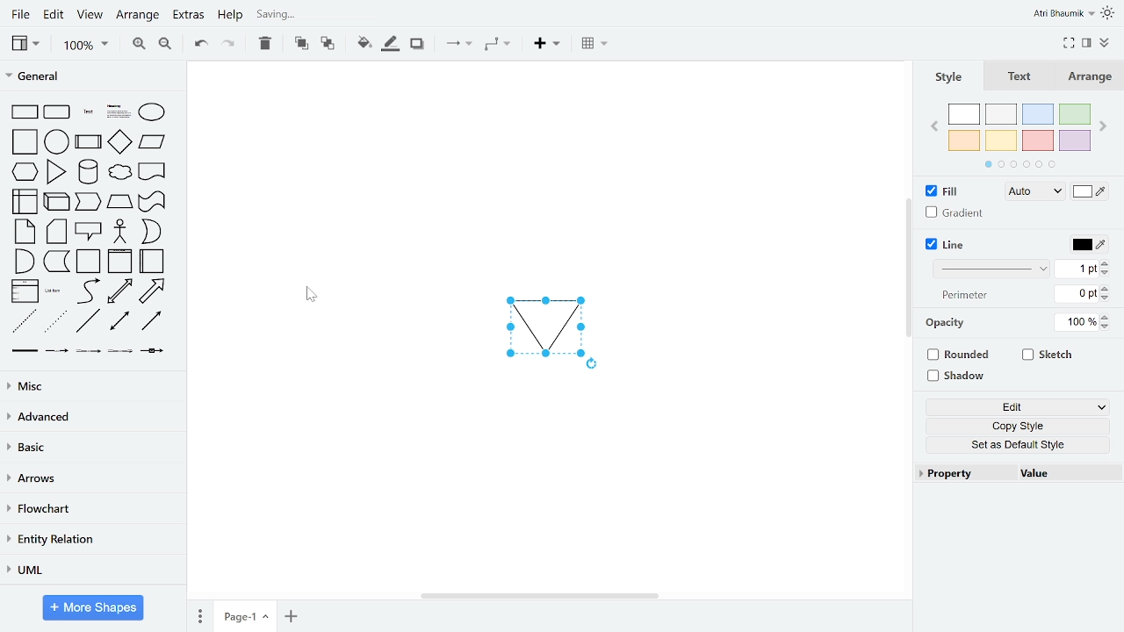 The image size is (1124, 632). I want to click on pages in color, so click(1020, 164).